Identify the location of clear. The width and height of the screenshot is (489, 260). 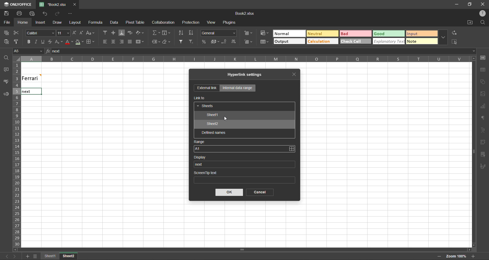
(167, 42).